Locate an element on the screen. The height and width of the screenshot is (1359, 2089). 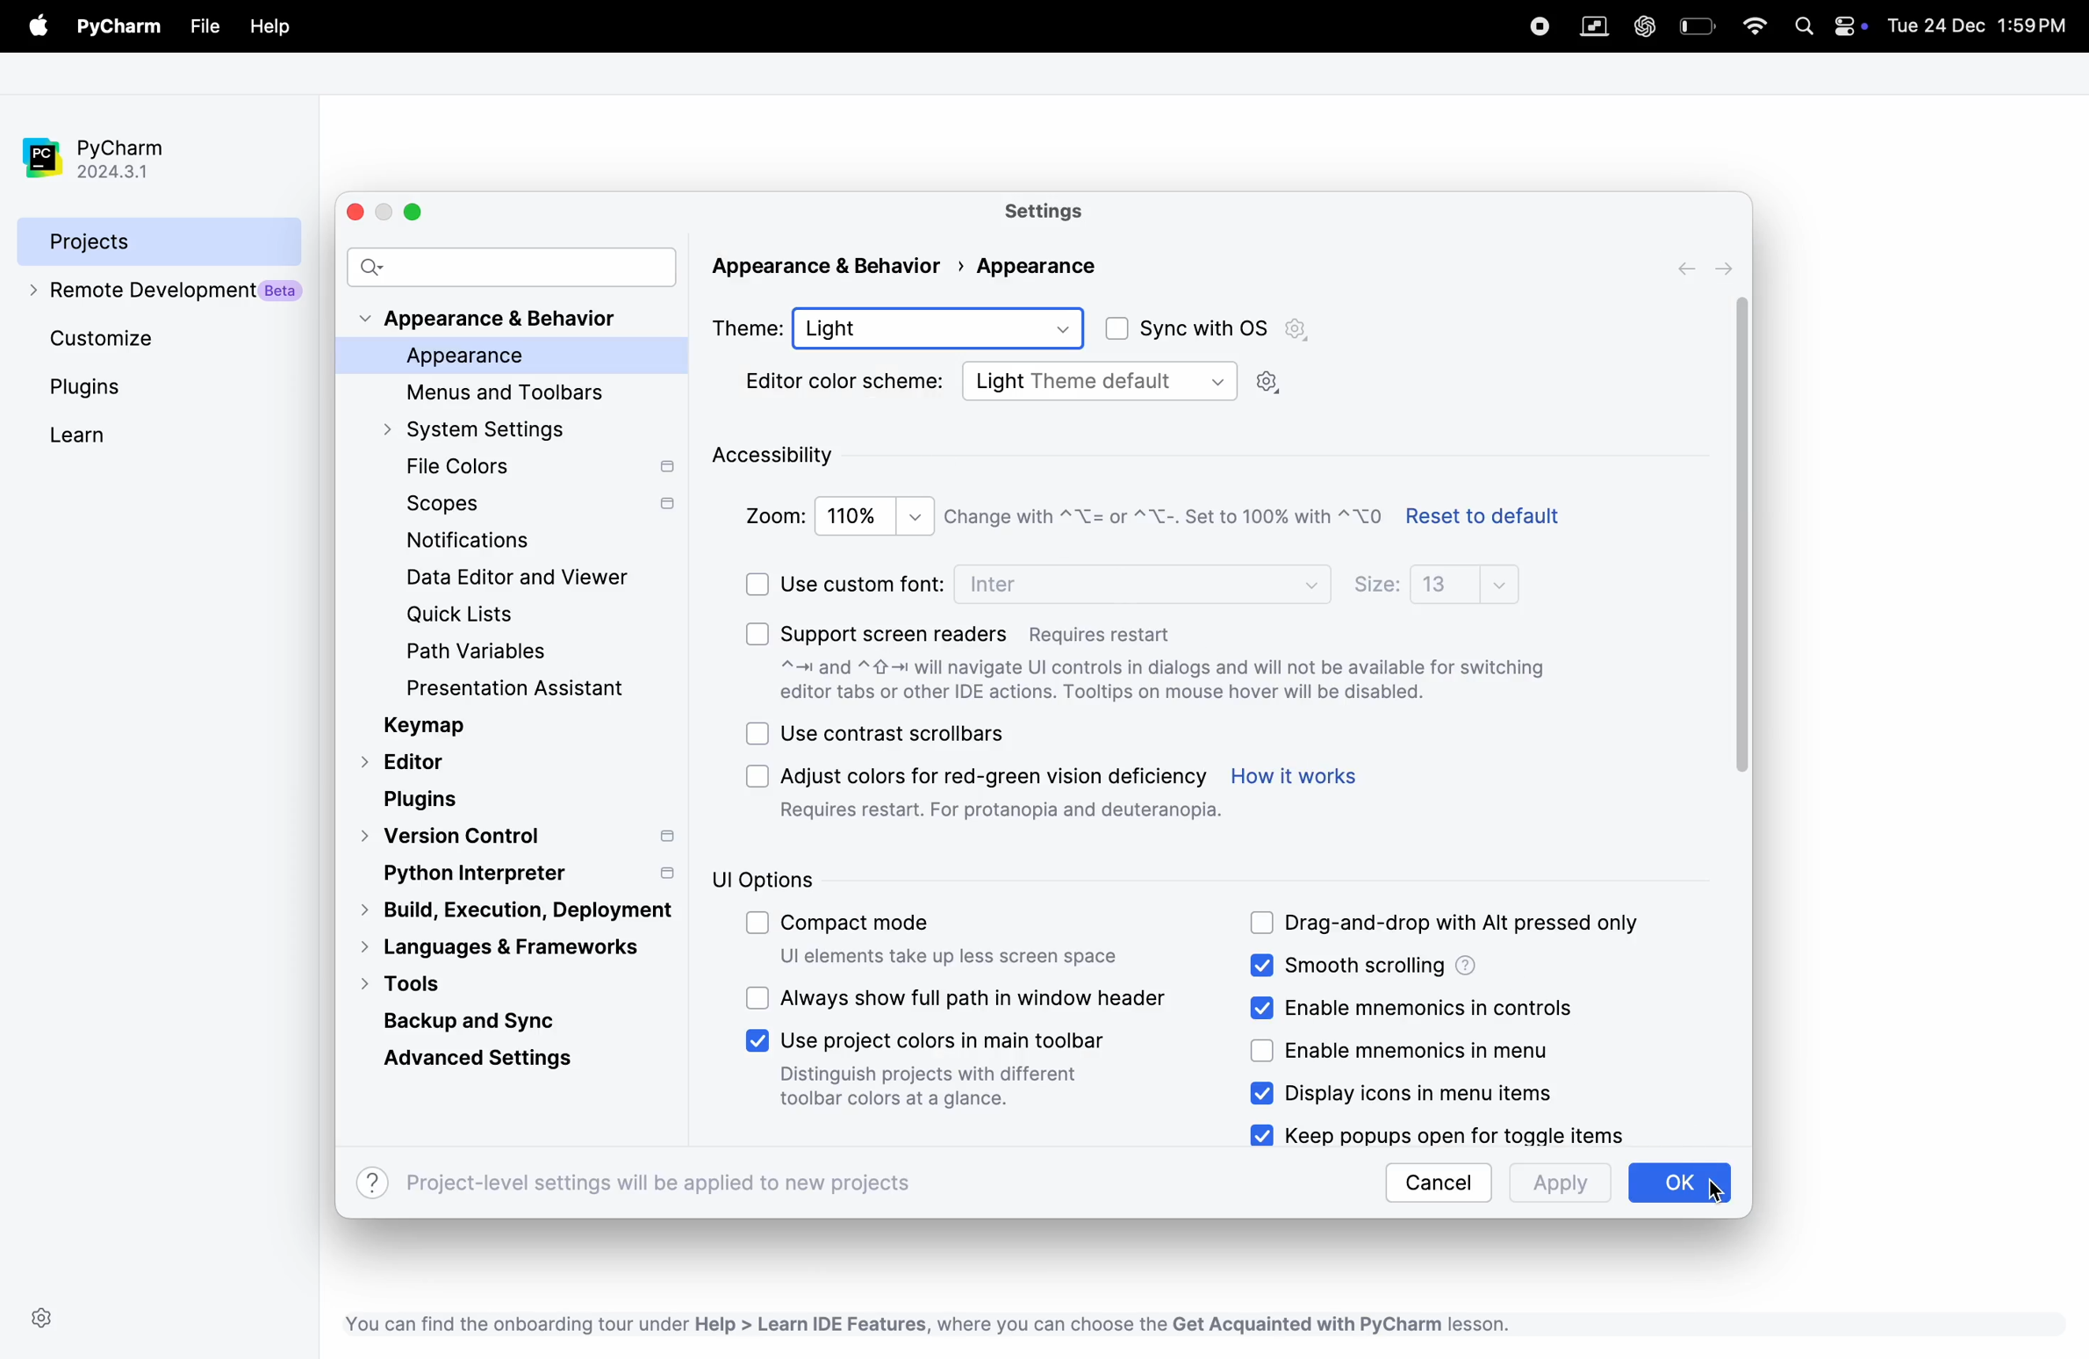
Editor color scheme is located at coordinates (845, 384).